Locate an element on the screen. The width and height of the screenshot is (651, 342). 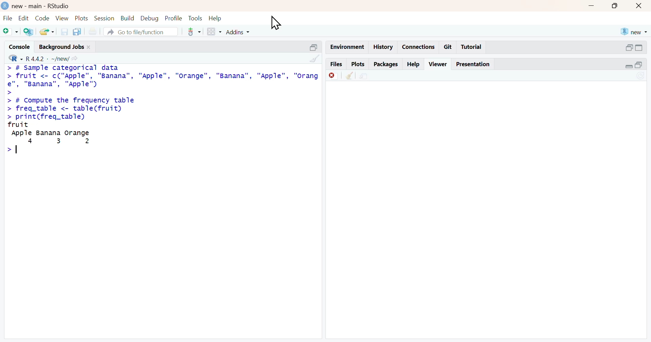
expand is located at coordinates (628, 48).